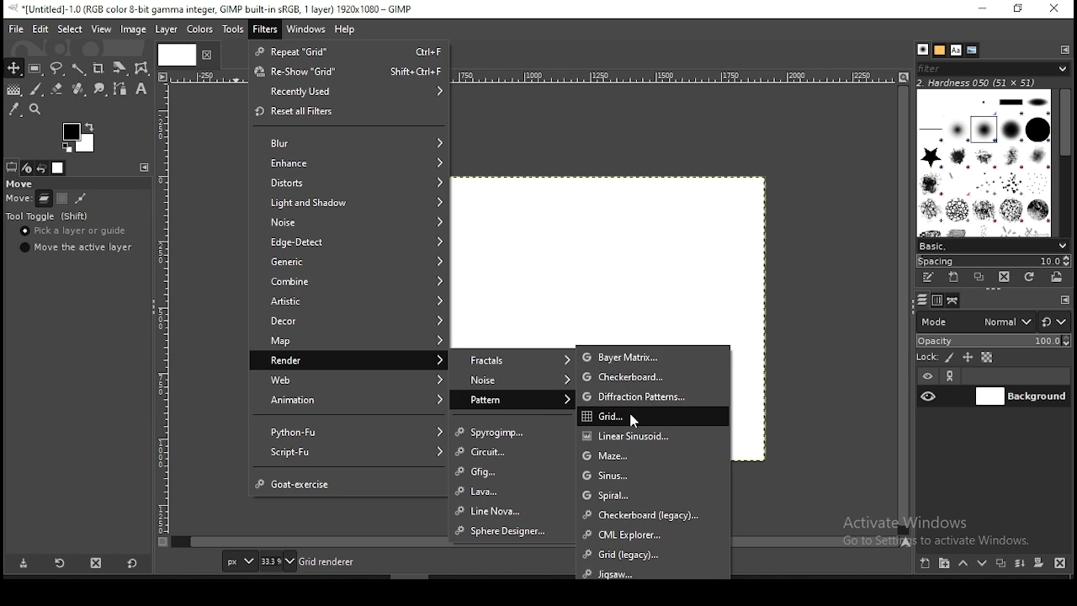  What do you see at coordinates (348, 454) in the screenshot?
I see `script Fu` at bounding box center [348, 454].